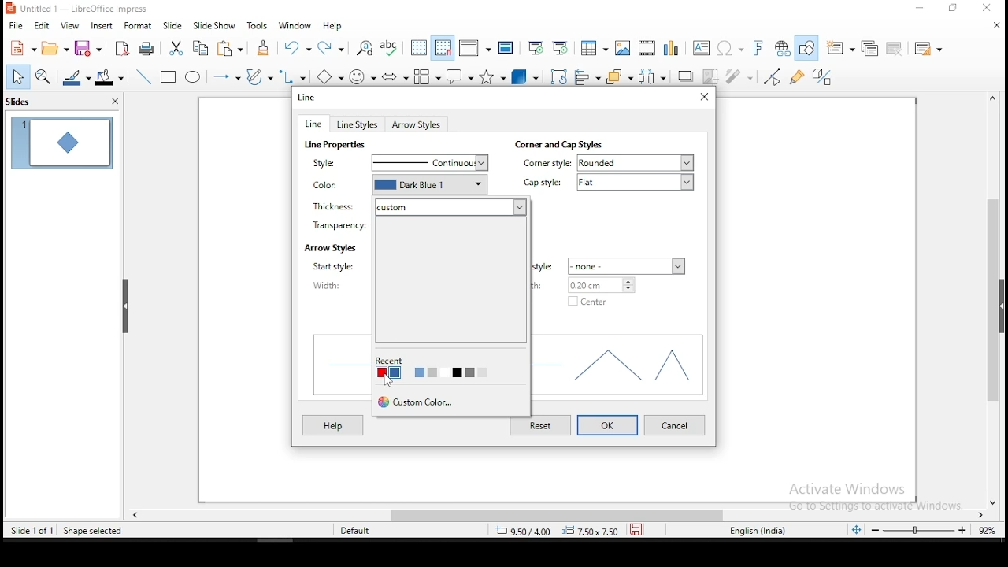 This screenshot has height=567, width=1008. What do you see at coordinates (921, 9) in the screenshot?
I see `minimize` at bounding box center [921, 9].